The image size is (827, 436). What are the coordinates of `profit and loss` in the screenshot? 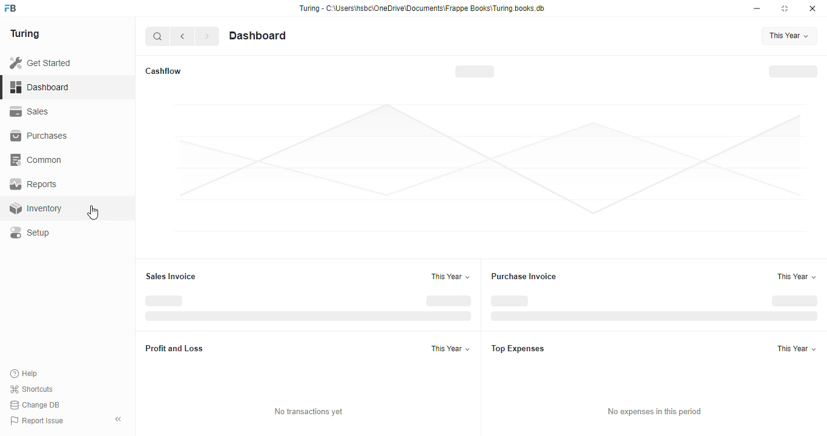 It's located at (174, 348).